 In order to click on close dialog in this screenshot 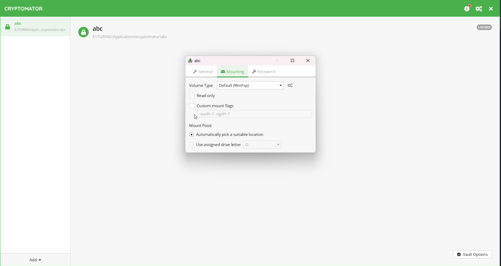, I will do `click(309, 61)`.